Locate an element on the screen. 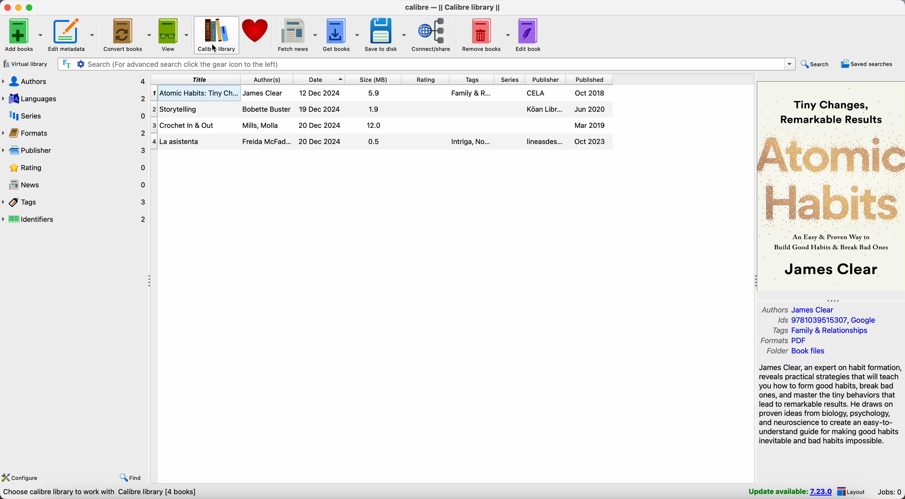 The image size is (905, 499). identifiers is located at coordinates (75, 220).